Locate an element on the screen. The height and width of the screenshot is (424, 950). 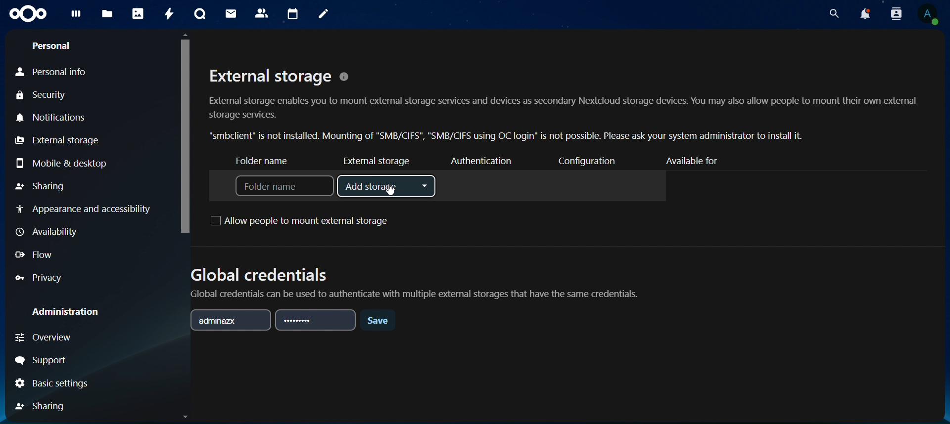
support is located at coordinates (44, 358).